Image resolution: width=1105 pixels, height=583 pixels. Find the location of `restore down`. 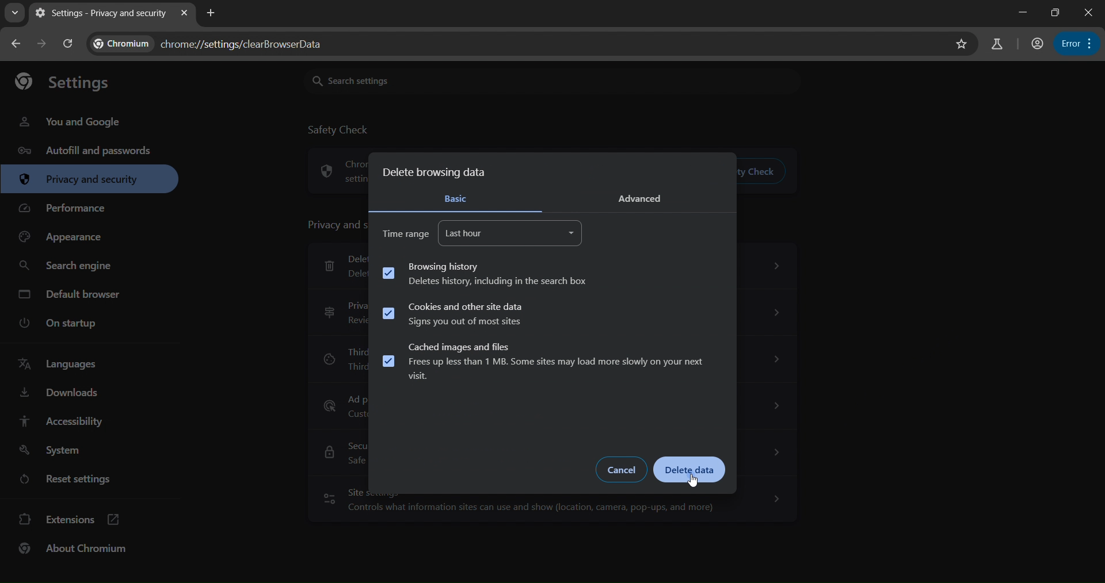

restore down is located at coordinates (1053, 13).